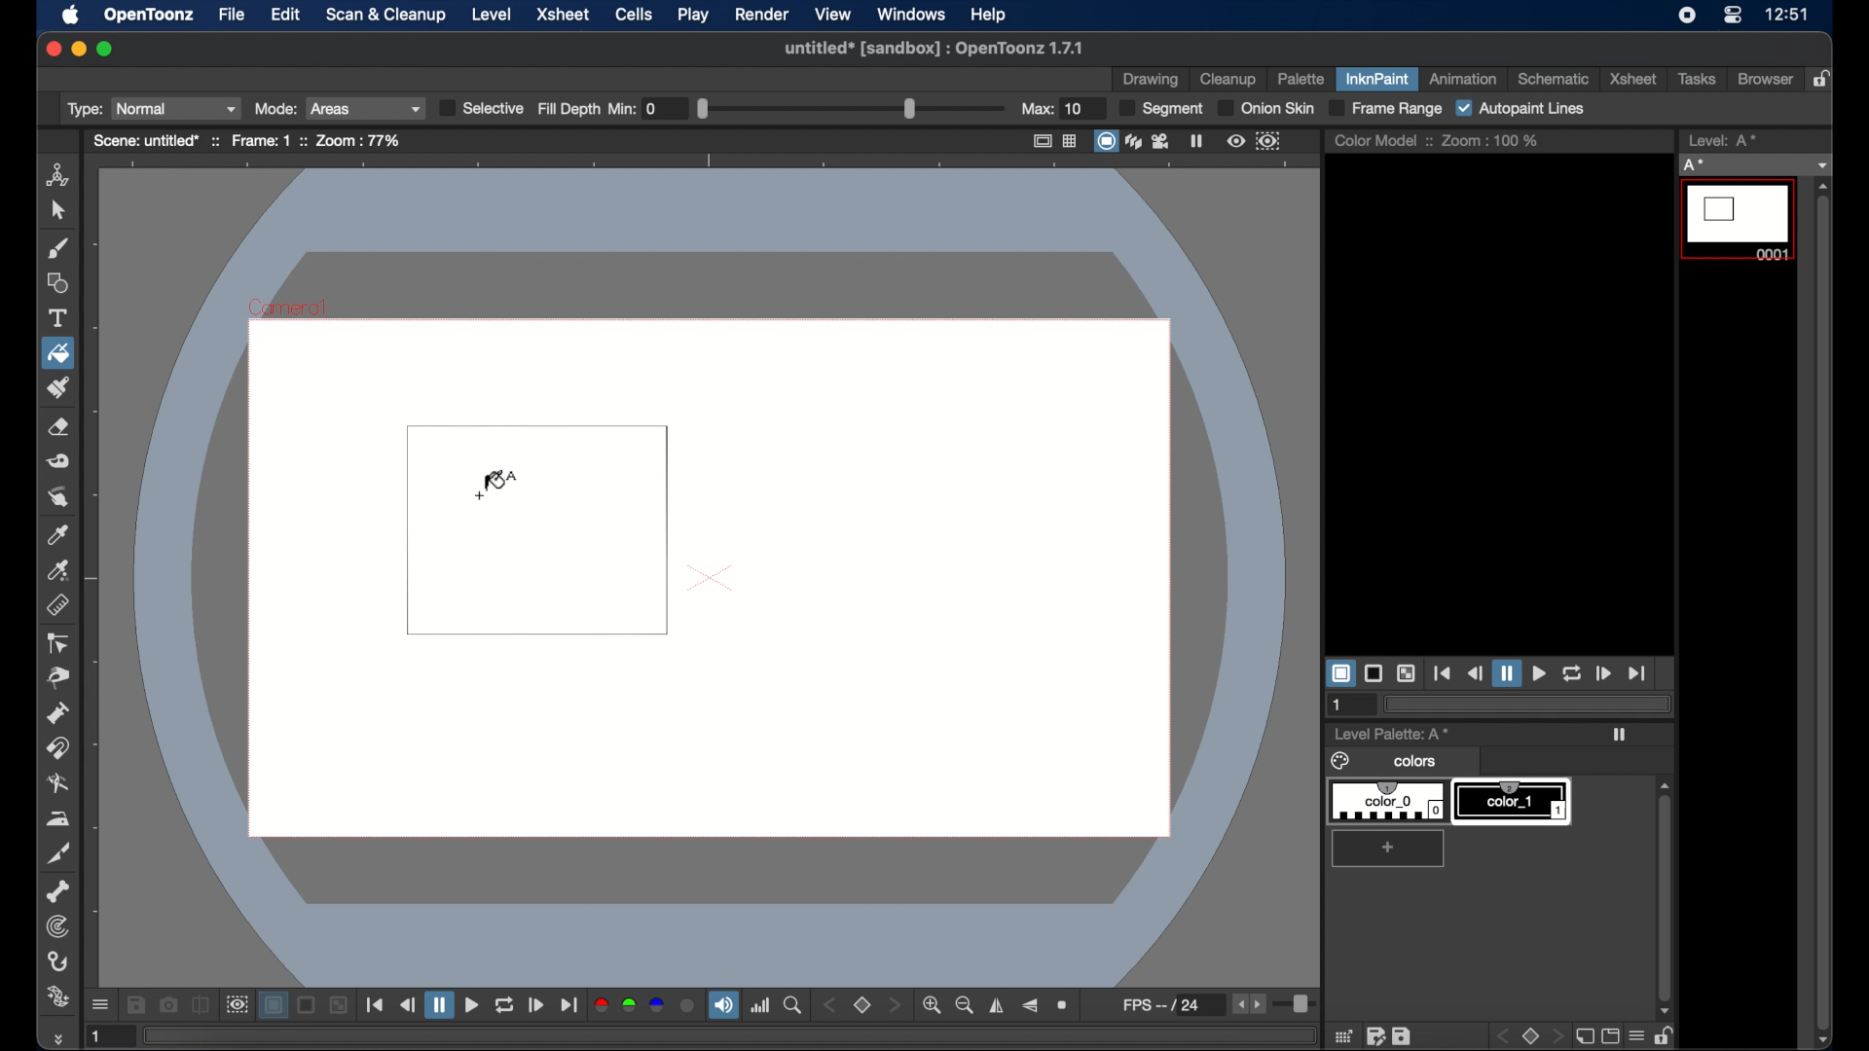  What do you see at coordinates (1264, 108) in the screenshot?
I see `onion skin` at bounding box center [1264, 108].